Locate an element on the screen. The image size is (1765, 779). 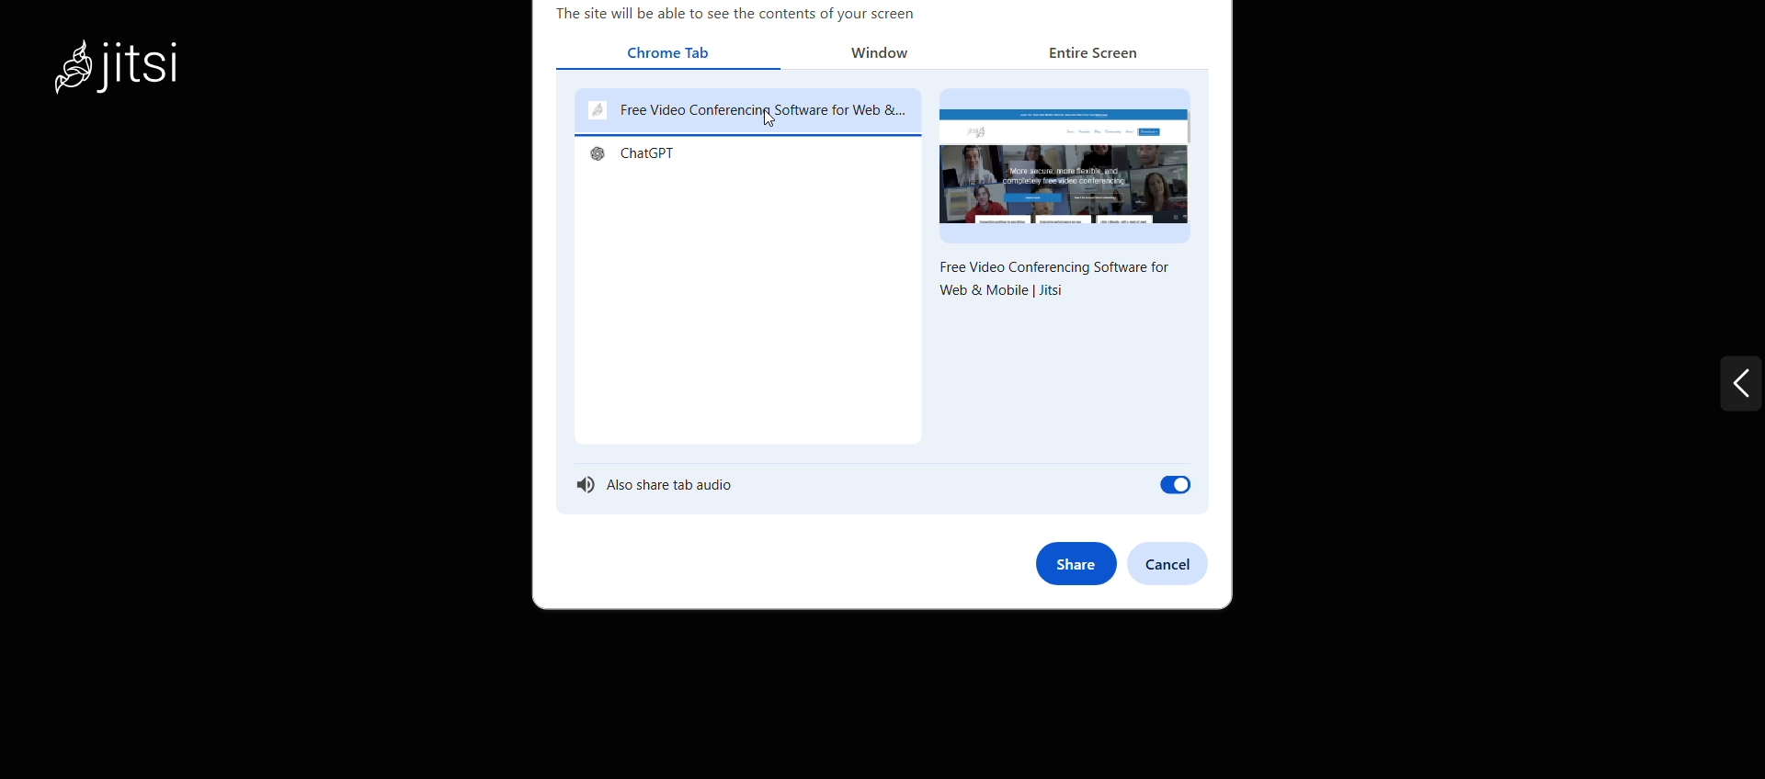
jitsi is located at coordinates (142, 77).